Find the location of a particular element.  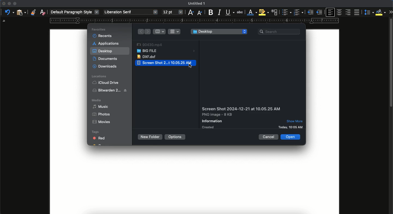

underline is located at coordinates (230, 12).